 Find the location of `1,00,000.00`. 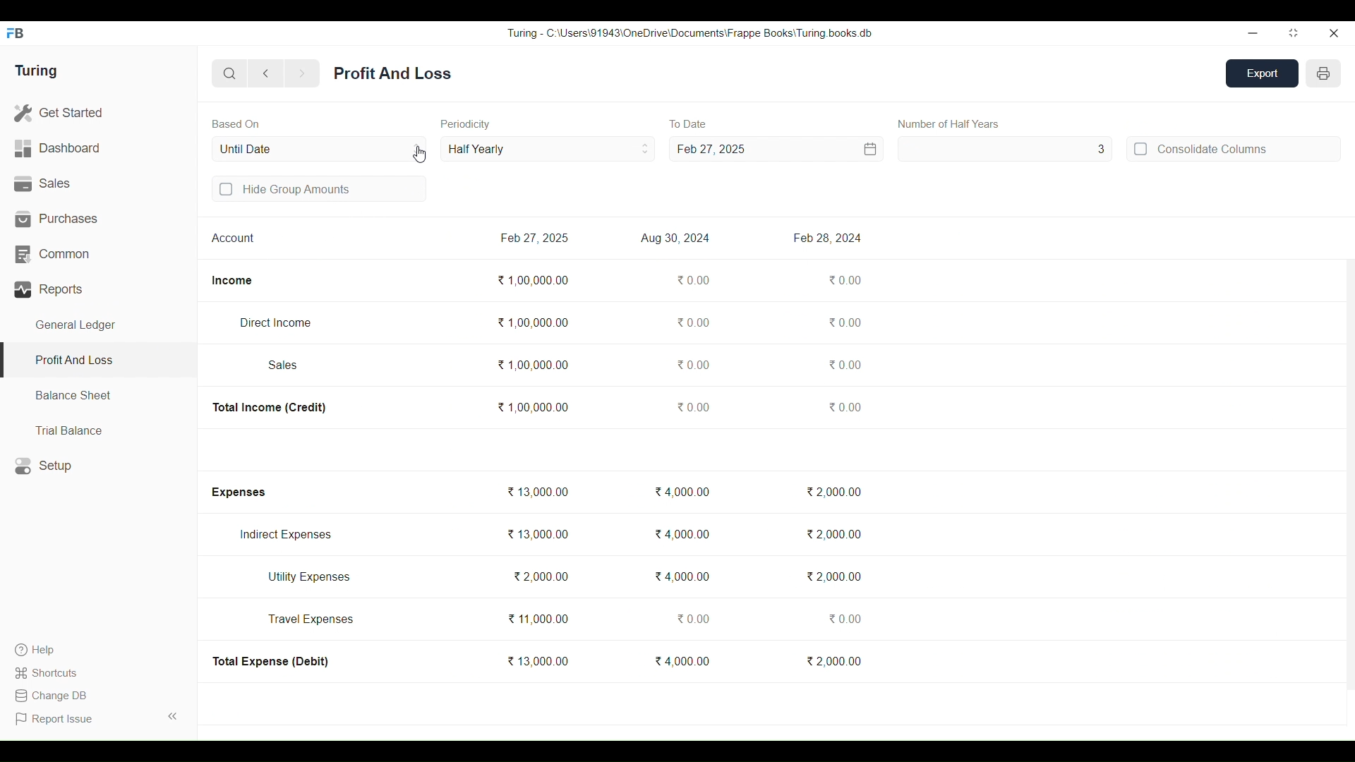

1,00,000.00 is located at coordinates (532, 322).